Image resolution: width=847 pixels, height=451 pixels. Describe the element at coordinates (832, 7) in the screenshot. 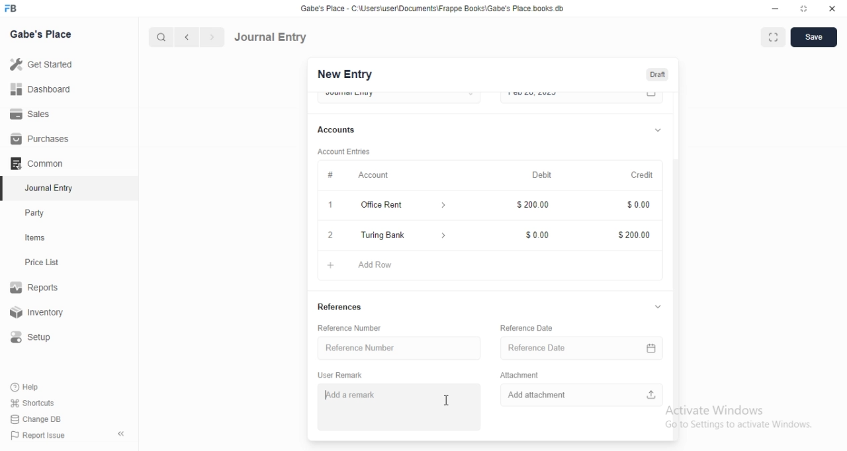

I see `close` at that location.